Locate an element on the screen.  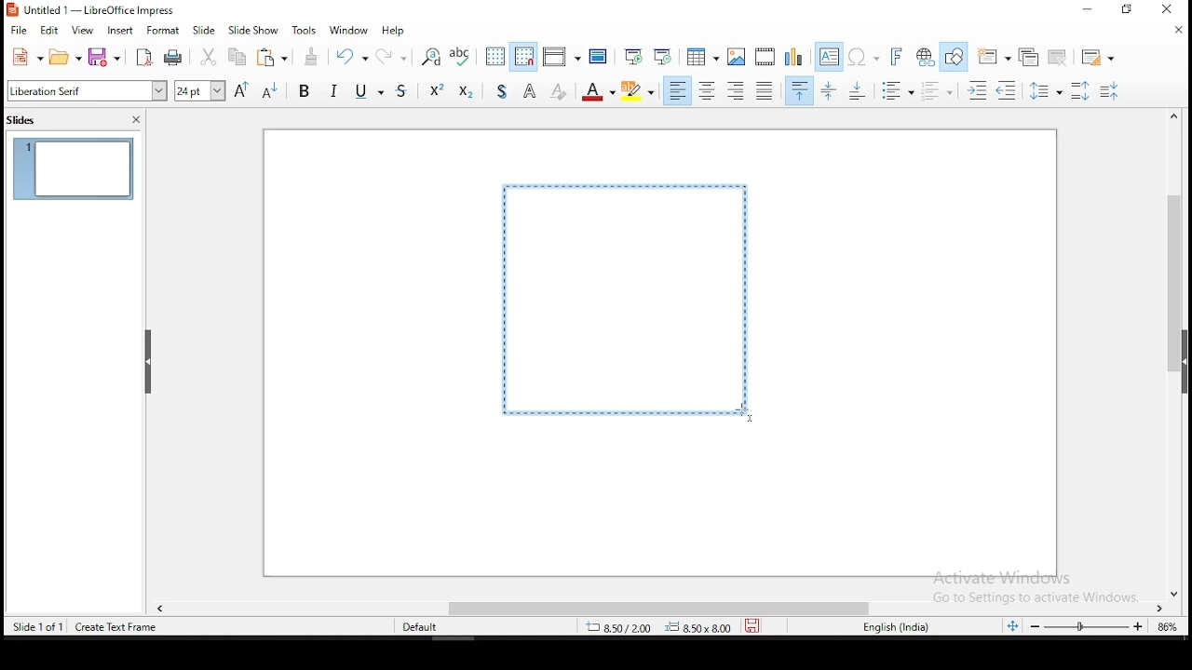
edit is located at coordinates (50, 31).